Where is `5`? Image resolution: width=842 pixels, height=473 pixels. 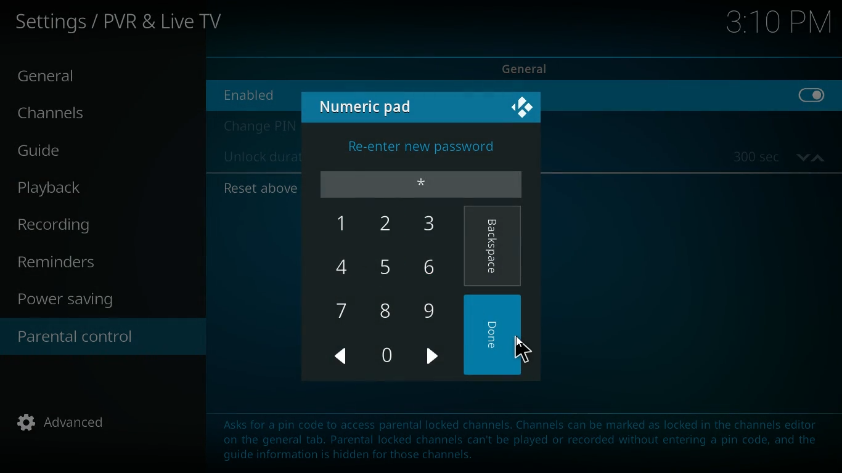
5 is located at coordinates (388, 266).